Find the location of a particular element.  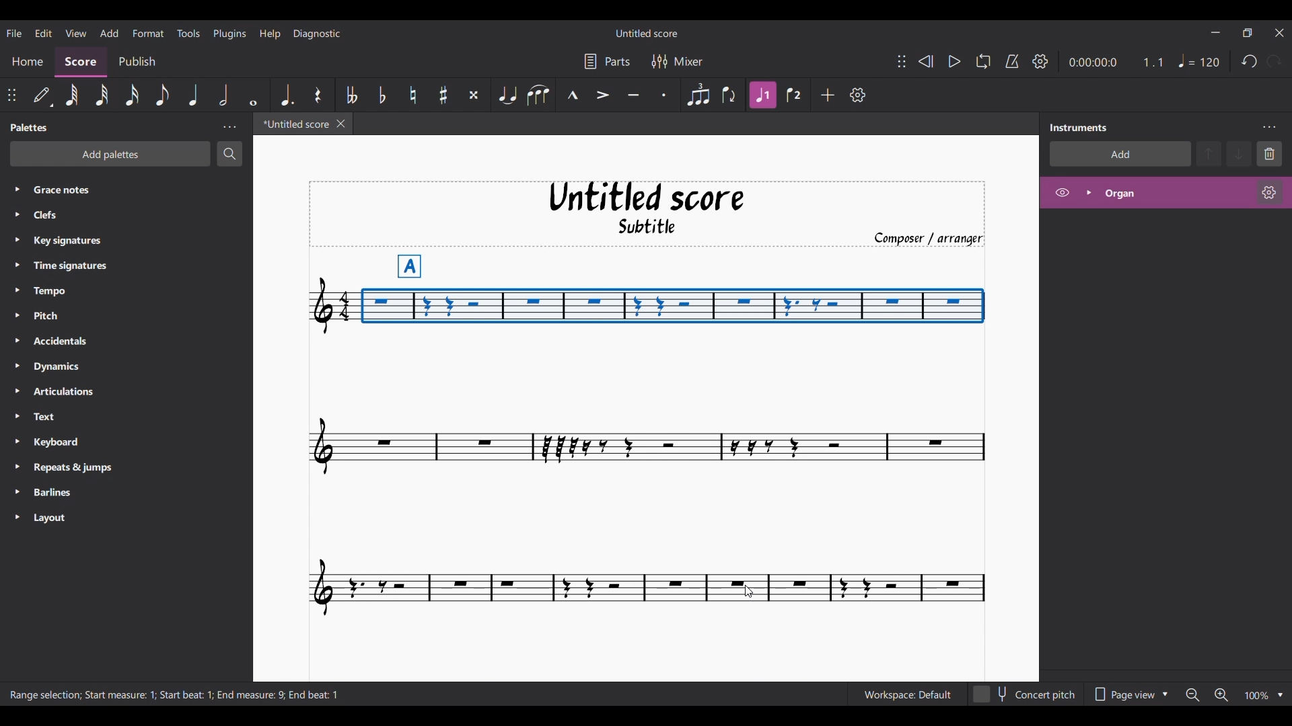

Score name is located at coordinates (646, 33).